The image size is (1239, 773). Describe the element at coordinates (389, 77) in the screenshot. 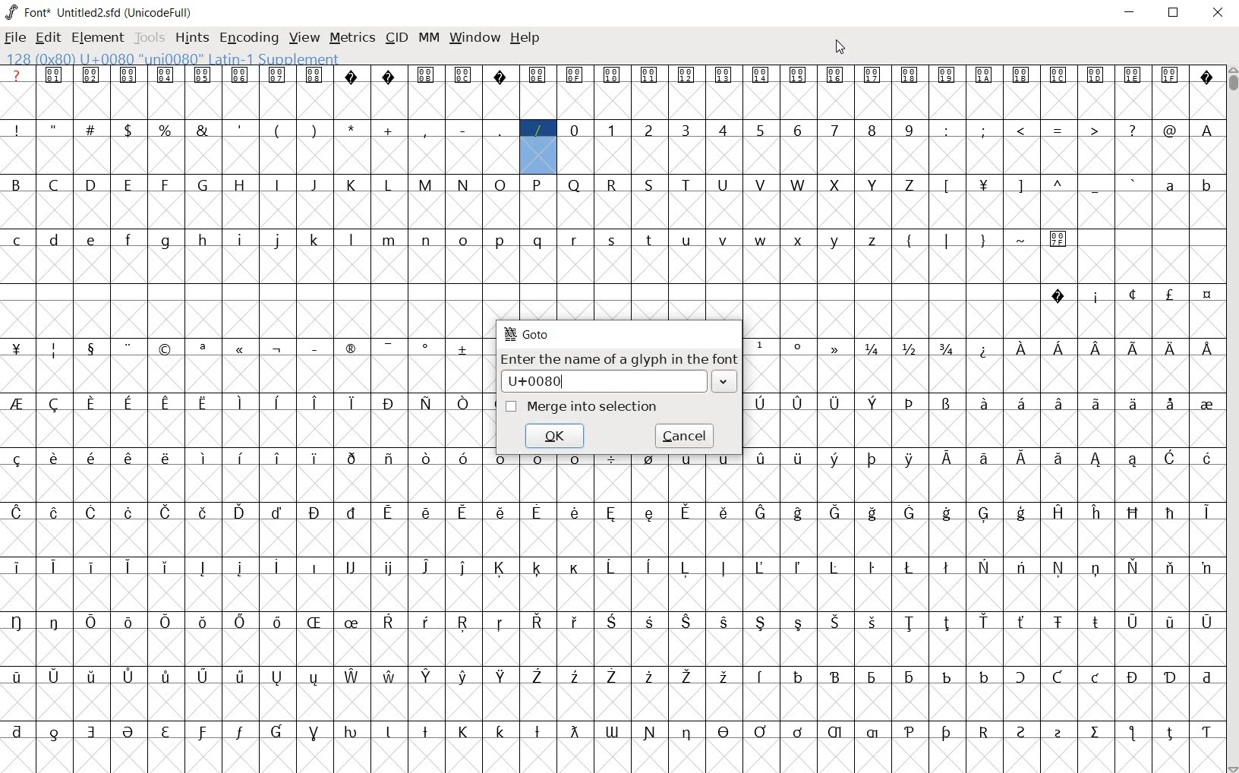

I see `glyph` at that location.